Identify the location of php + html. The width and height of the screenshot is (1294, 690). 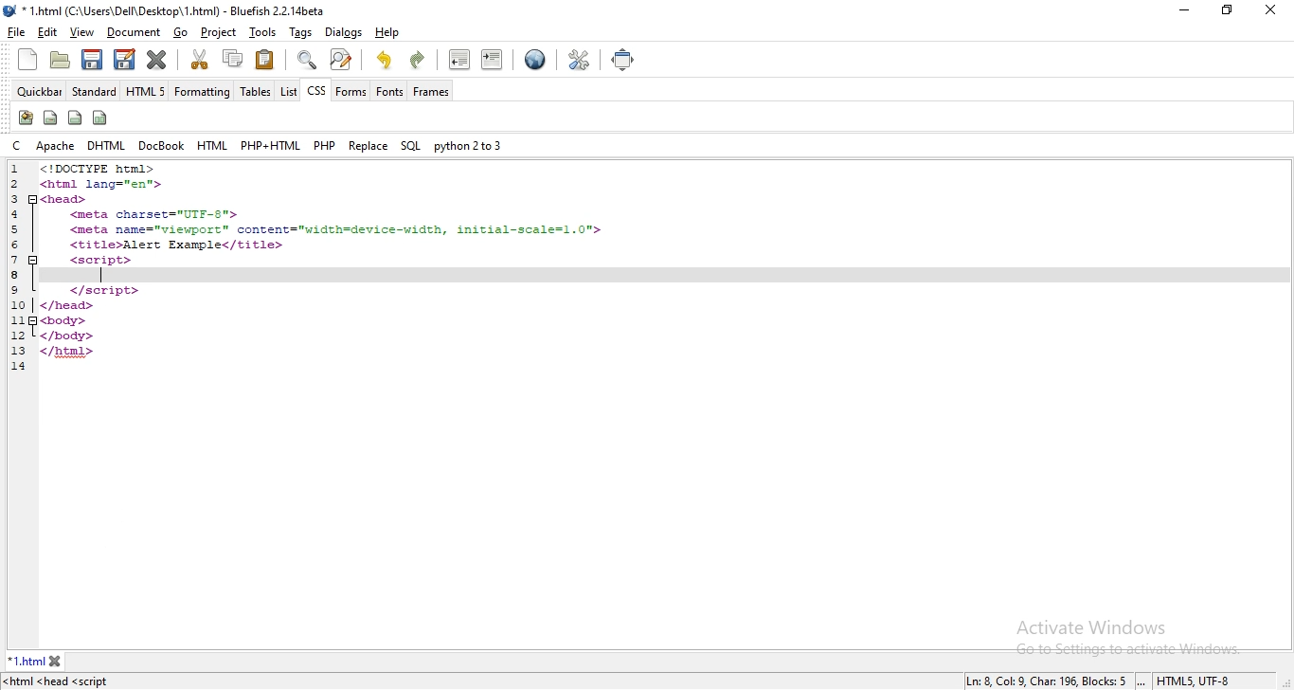
(269, 145).